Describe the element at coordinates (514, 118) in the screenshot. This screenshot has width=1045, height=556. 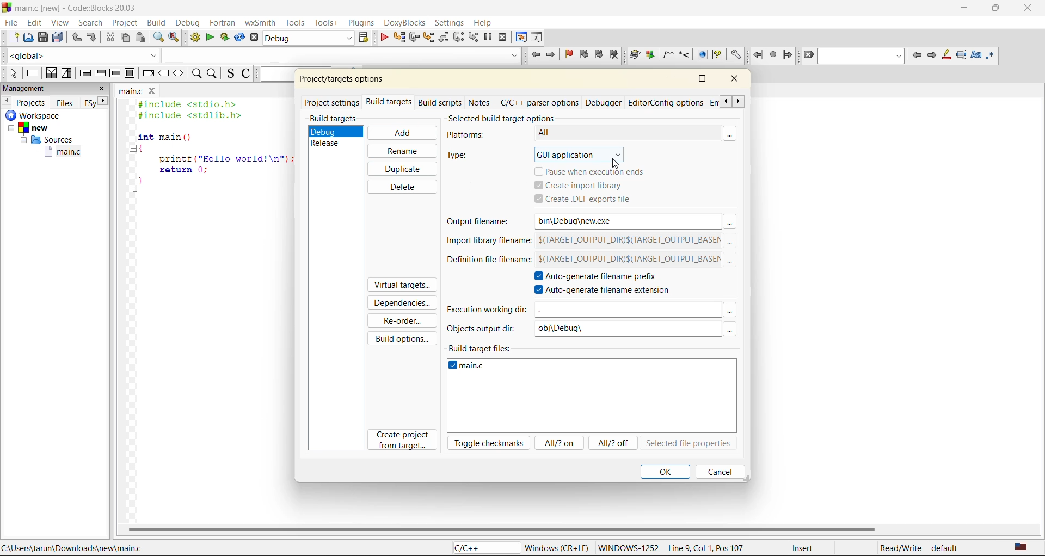
I see `selected build target options` at that location.